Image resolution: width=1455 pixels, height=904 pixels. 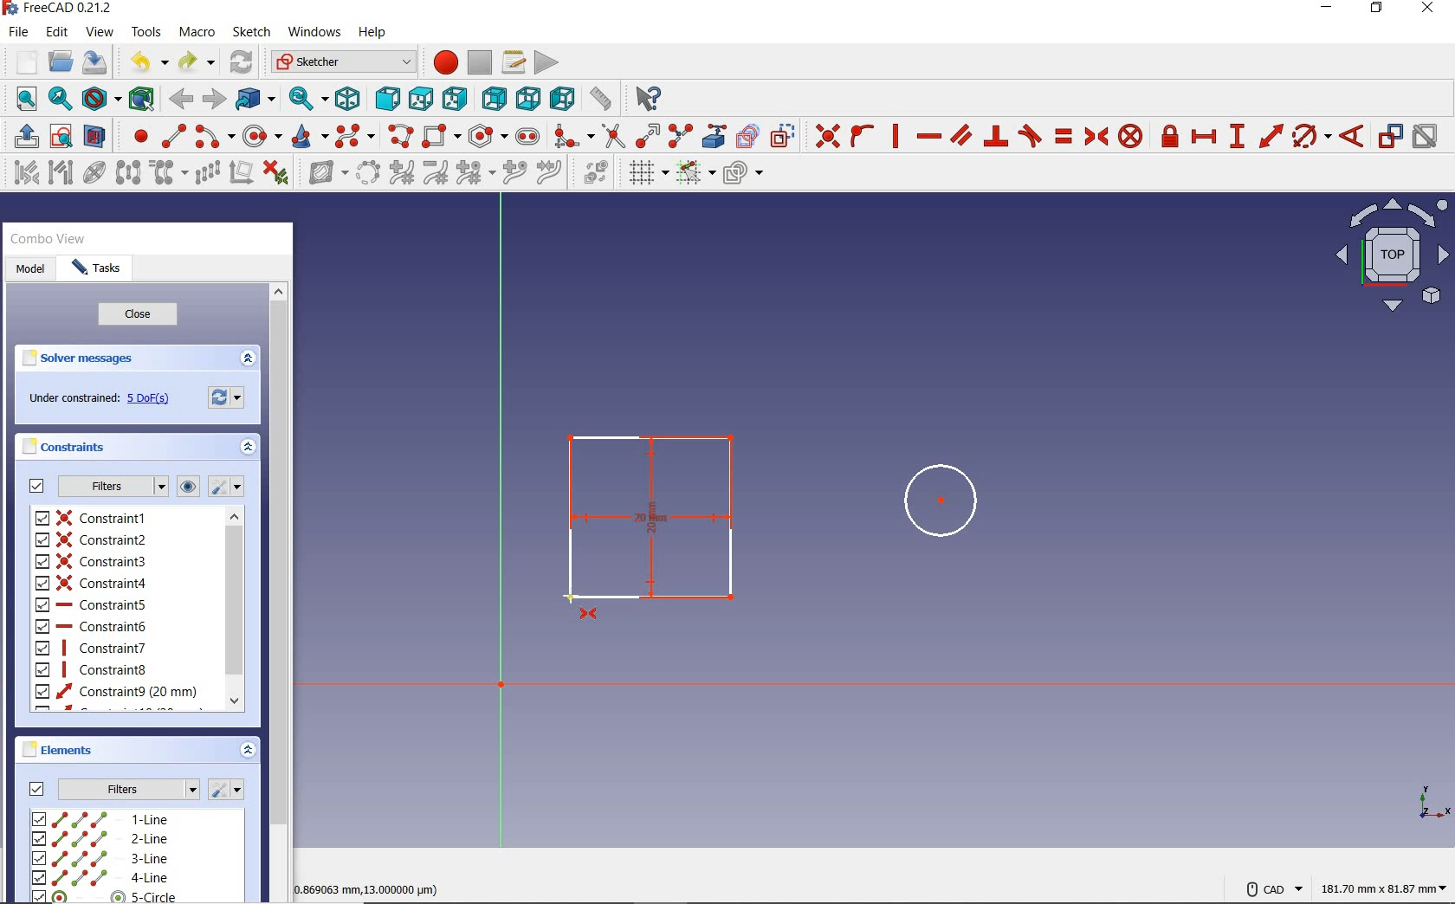 I want to click on constrain parallel, so click(x=961, y=134).